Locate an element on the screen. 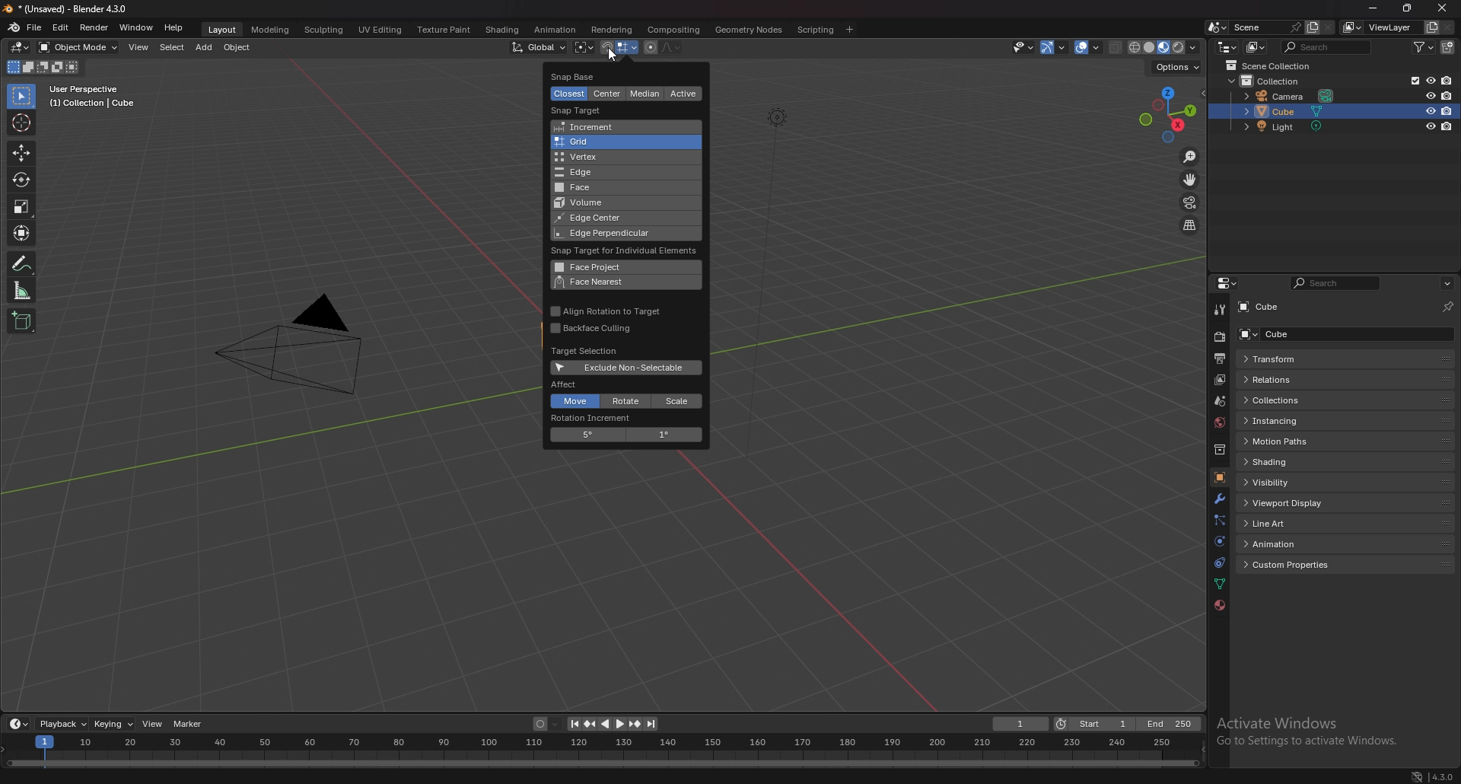 This screenshot has width=1461, height=784. snap base is located at coordinates (587, 75).